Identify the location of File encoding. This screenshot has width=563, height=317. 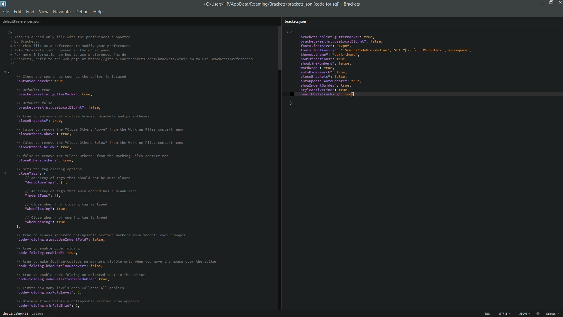
(503, 314).